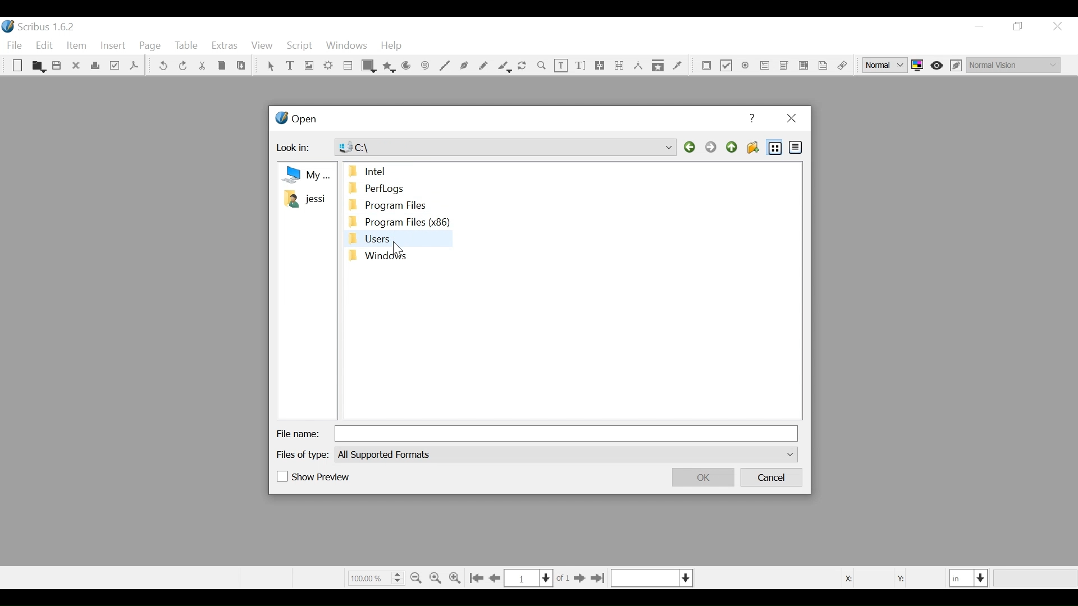 The height and width of the screenshot is (606, 1078). I want to click on Edit, so click(45, 46).